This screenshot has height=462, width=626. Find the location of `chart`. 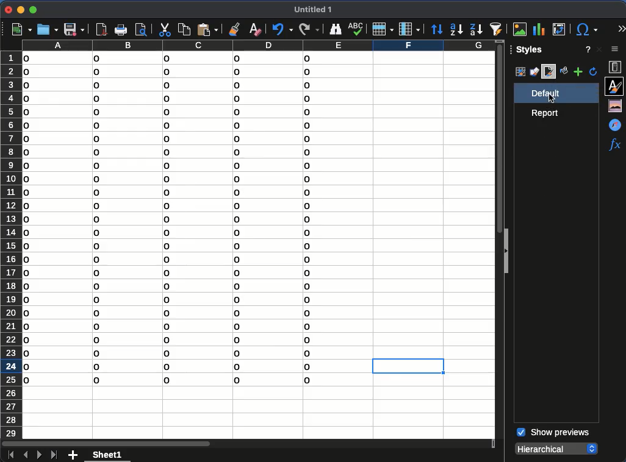

chart is located at coordinates (538, 29).